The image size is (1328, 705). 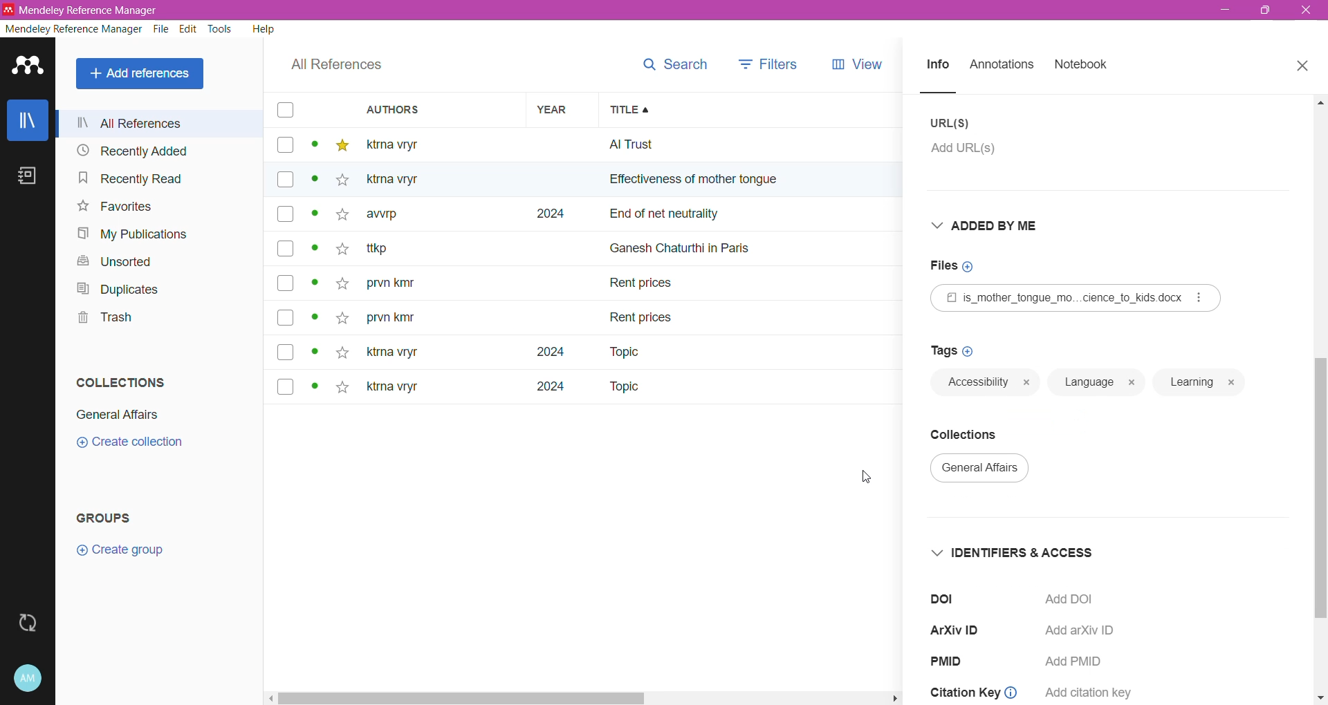 I want to click on Recently Read, so click(x=146, y=178).